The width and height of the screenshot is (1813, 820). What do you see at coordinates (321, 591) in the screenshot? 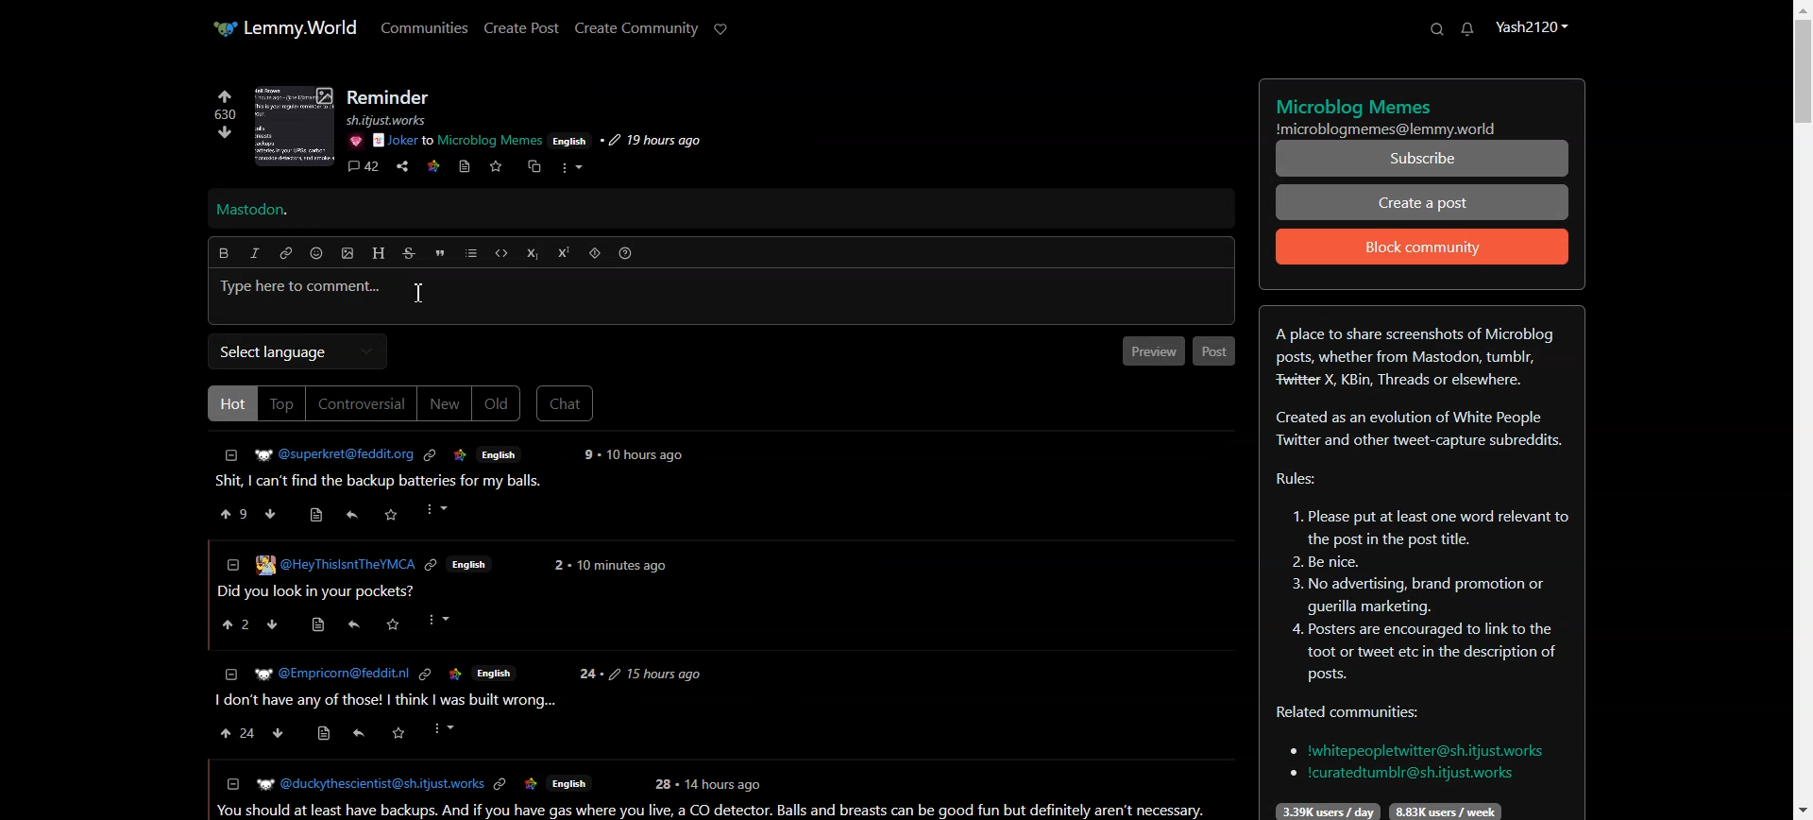
I see `Did you look in your pockets?` at bounding box center [321, 591].